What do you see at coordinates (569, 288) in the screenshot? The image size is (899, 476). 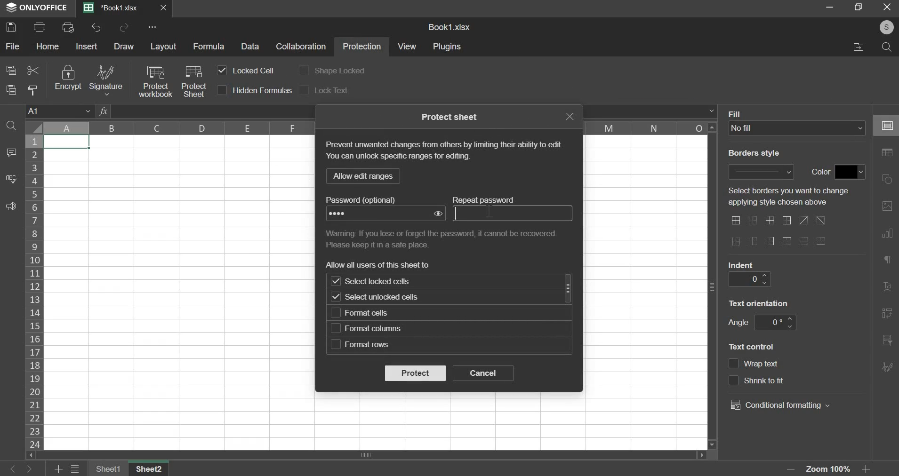 I see `scrollbar` at bounding box center [569, 288].